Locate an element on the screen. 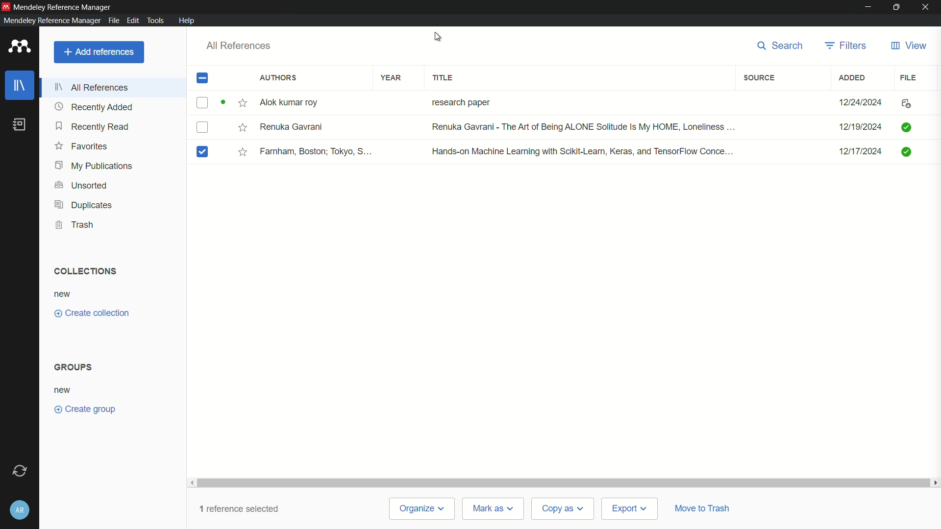 This screenshot has width=941, height=529. trash is located at coordinates (75, 224).